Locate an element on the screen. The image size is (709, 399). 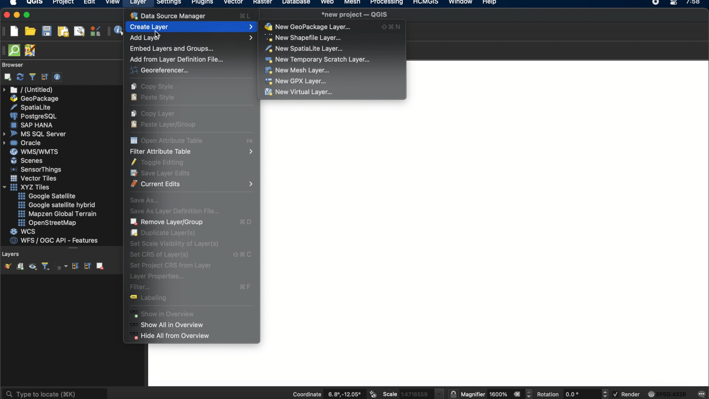
style manager is located at coordinates (96, 31).